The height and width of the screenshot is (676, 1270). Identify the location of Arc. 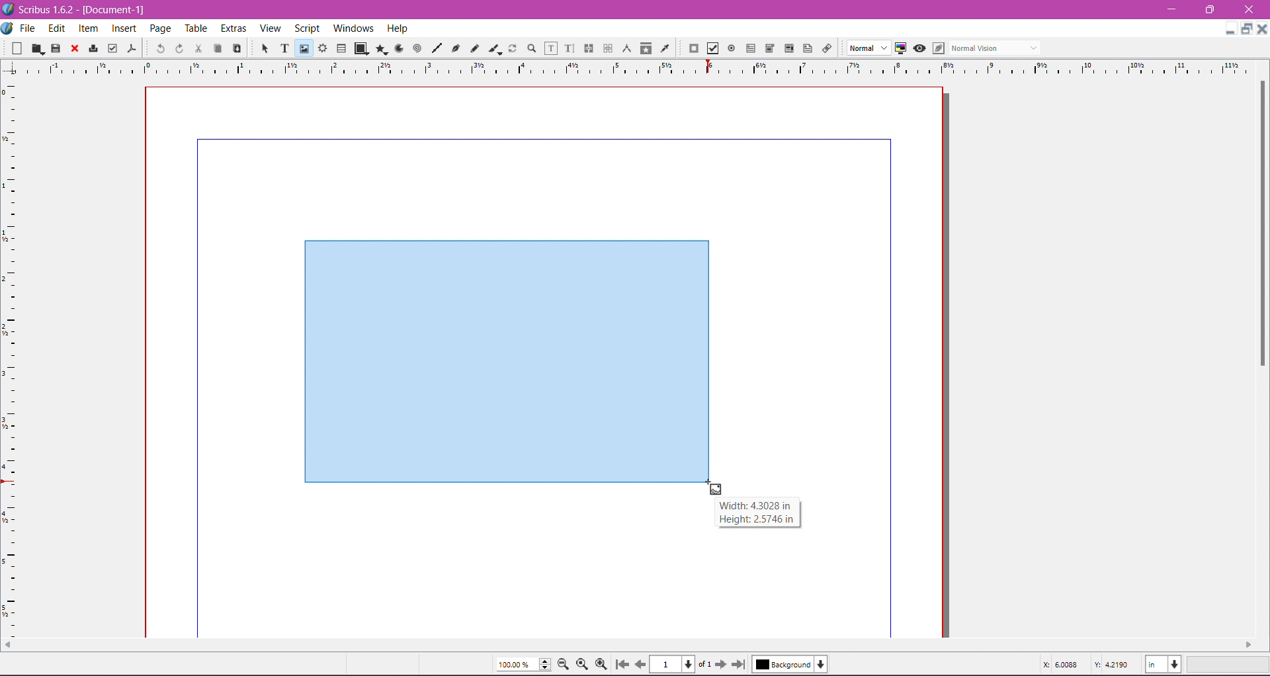
(398, 48).